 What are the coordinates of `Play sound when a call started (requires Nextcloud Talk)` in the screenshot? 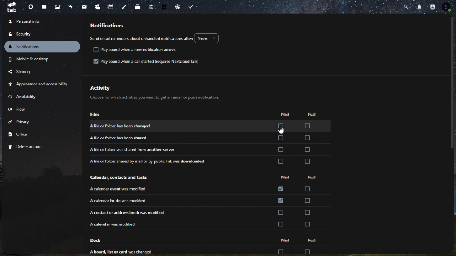 It's located at (153, 62).